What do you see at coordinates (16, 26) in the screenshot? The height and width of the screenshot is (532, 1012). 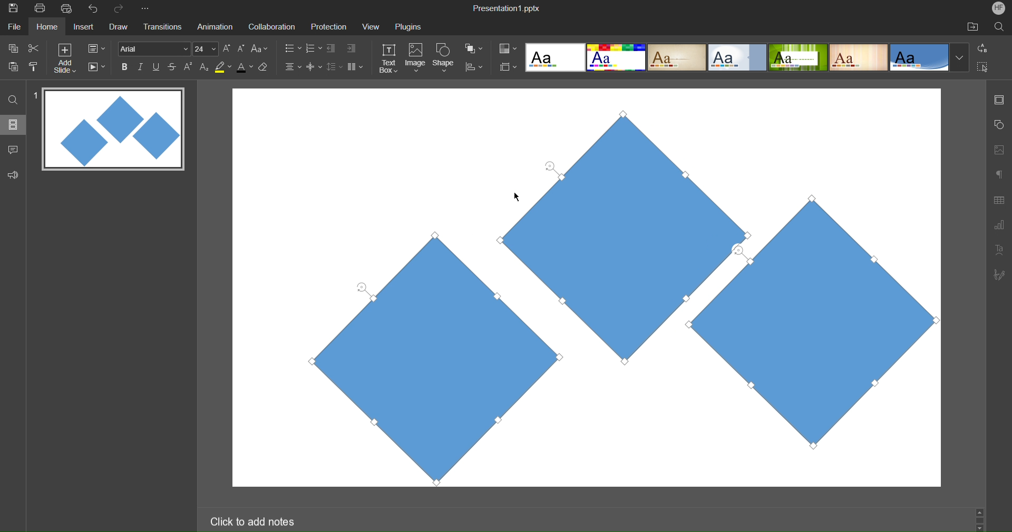 I see `File` at bounding box center [16, 26].